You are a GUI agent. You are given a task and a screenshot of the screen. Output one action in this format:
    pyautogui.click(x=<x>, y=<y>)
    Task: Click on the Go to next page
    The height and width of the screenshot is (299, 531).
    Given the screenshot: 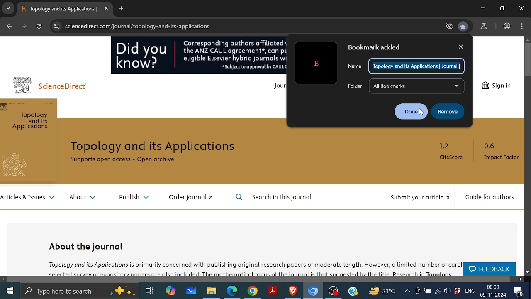 What is the action you would take?
    pyautogui.click(x=25, y=26)
    